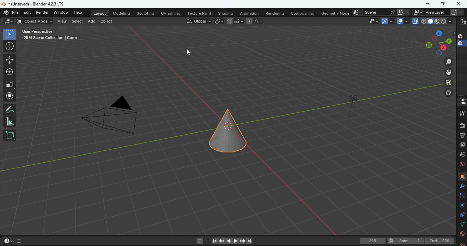 The image size is (467, 246). What do you see at coordinates (10, 96) in the screenshot?
I see `Transform` at bounding box center [10, 96].